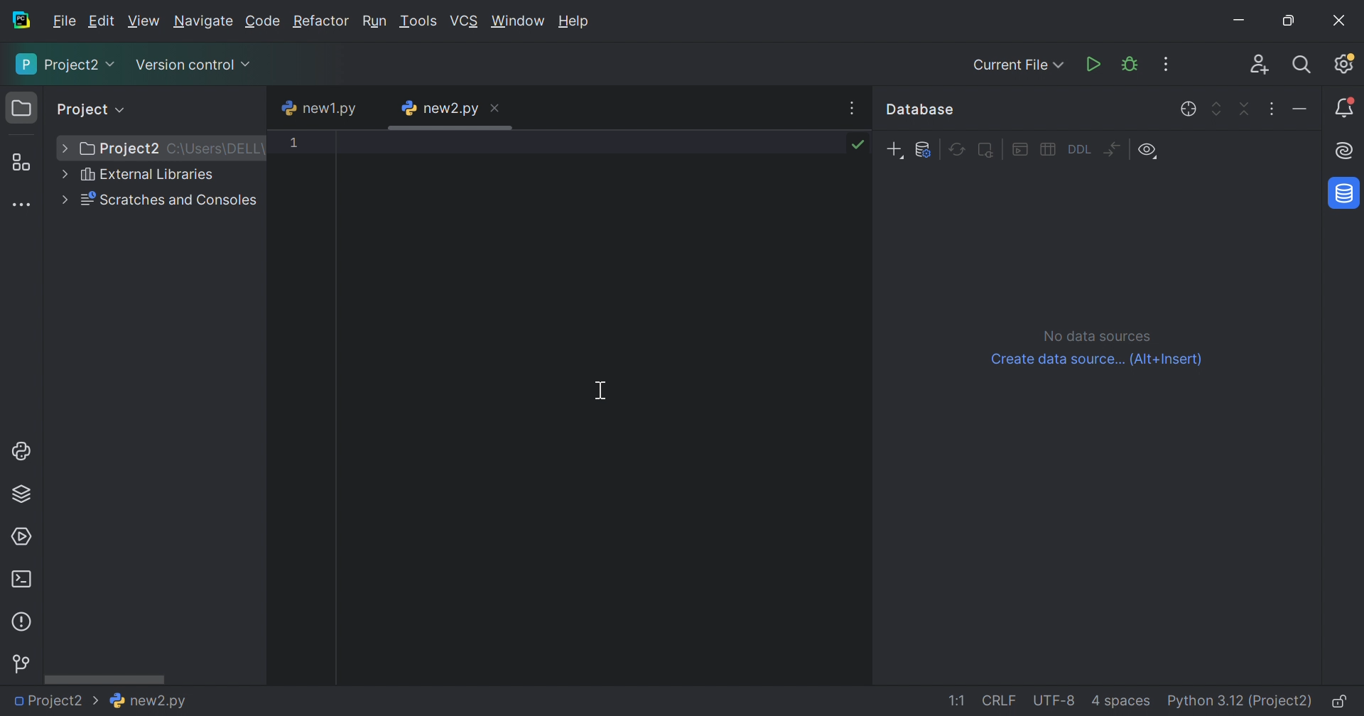 The width and height of the screenshot is (1364, 716). Describe the element at coordinates (1121, 704) in the screenshot. I see `4 spaces` at that location.